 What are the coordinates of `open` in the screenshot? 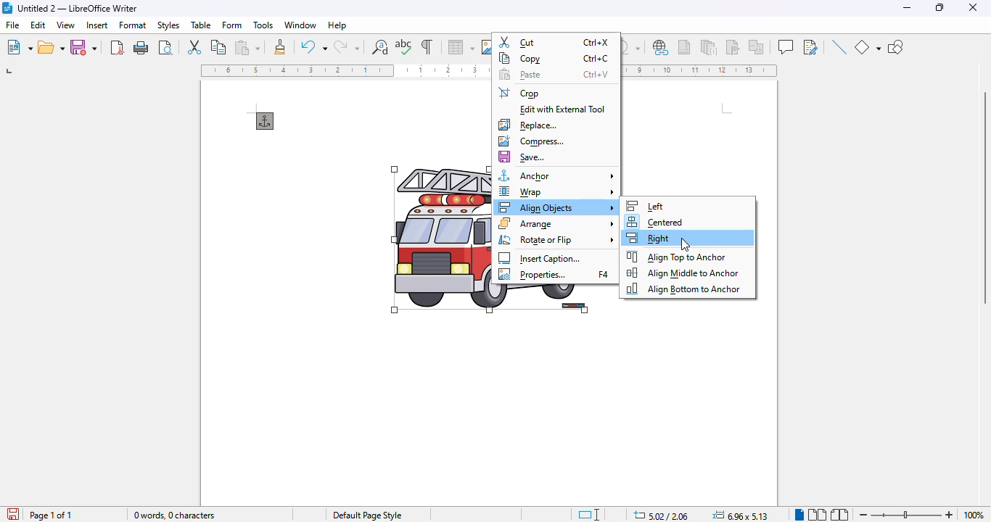 It's located at (52, 47).